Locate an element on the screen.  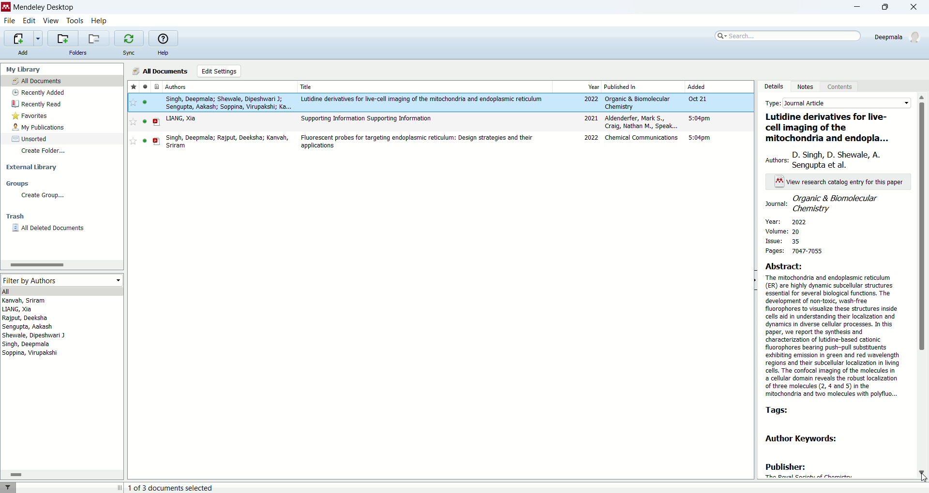
search is located at coordinates (786, 36).